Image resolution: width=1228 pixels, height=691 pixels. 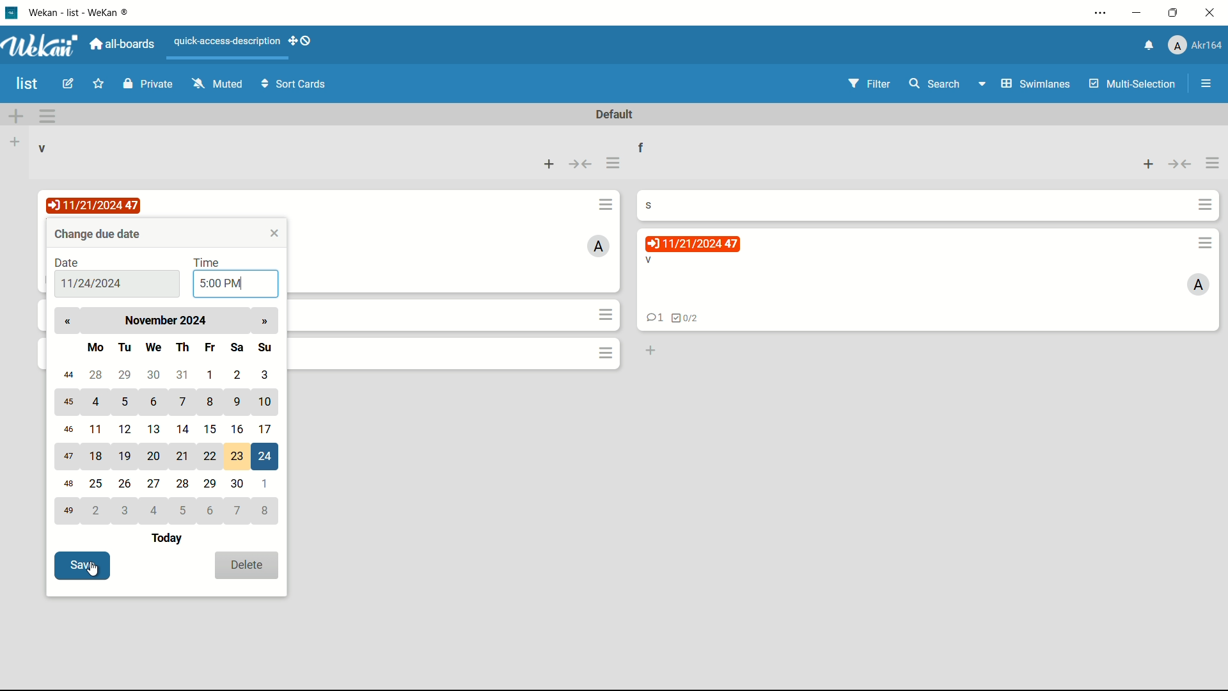 What do you see at coordinates (1214, 165) in the screenshot?
I see `list actions` at bounding box center [1214, 165].